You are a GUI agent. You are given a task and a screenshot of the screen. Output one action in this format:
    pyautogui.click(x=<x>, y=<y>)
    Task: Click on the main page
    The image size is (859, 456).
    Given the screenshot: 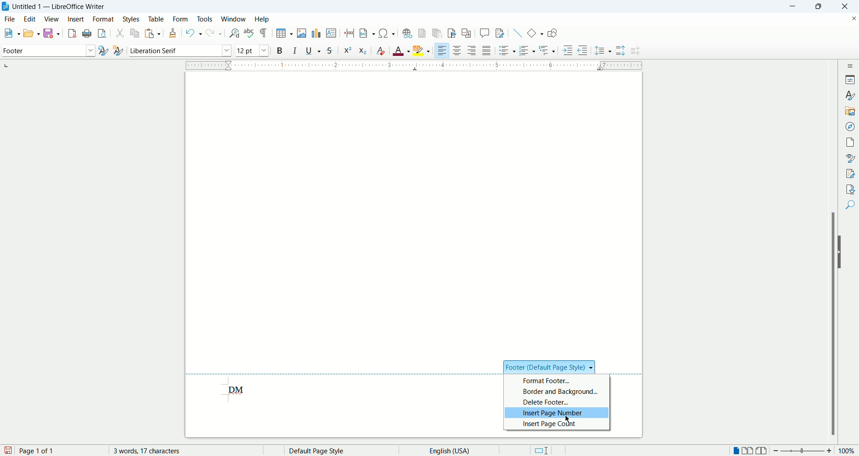 What is the action you would take?
    pyautogui.click(x=415, y=211)
    